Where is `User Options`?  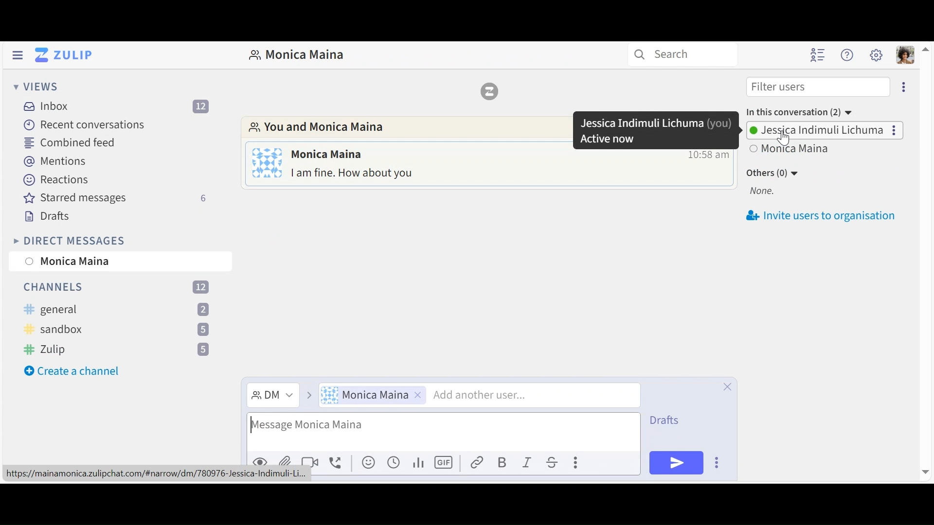
User Options is located at coordinates (827, 115).